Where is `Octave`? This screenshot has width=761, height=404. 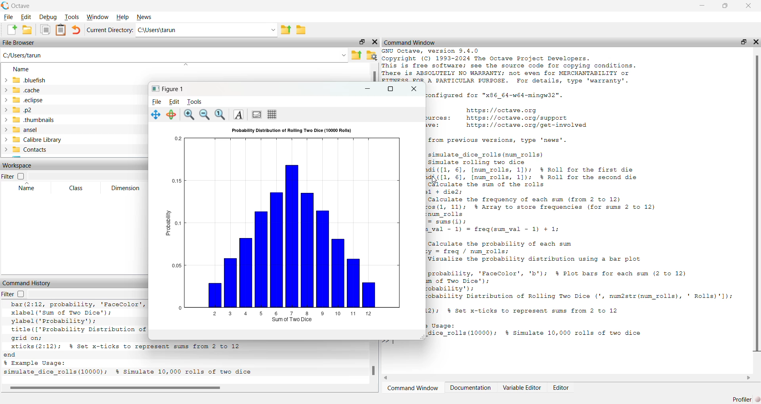 Octave is located at coordinates (18, 5).